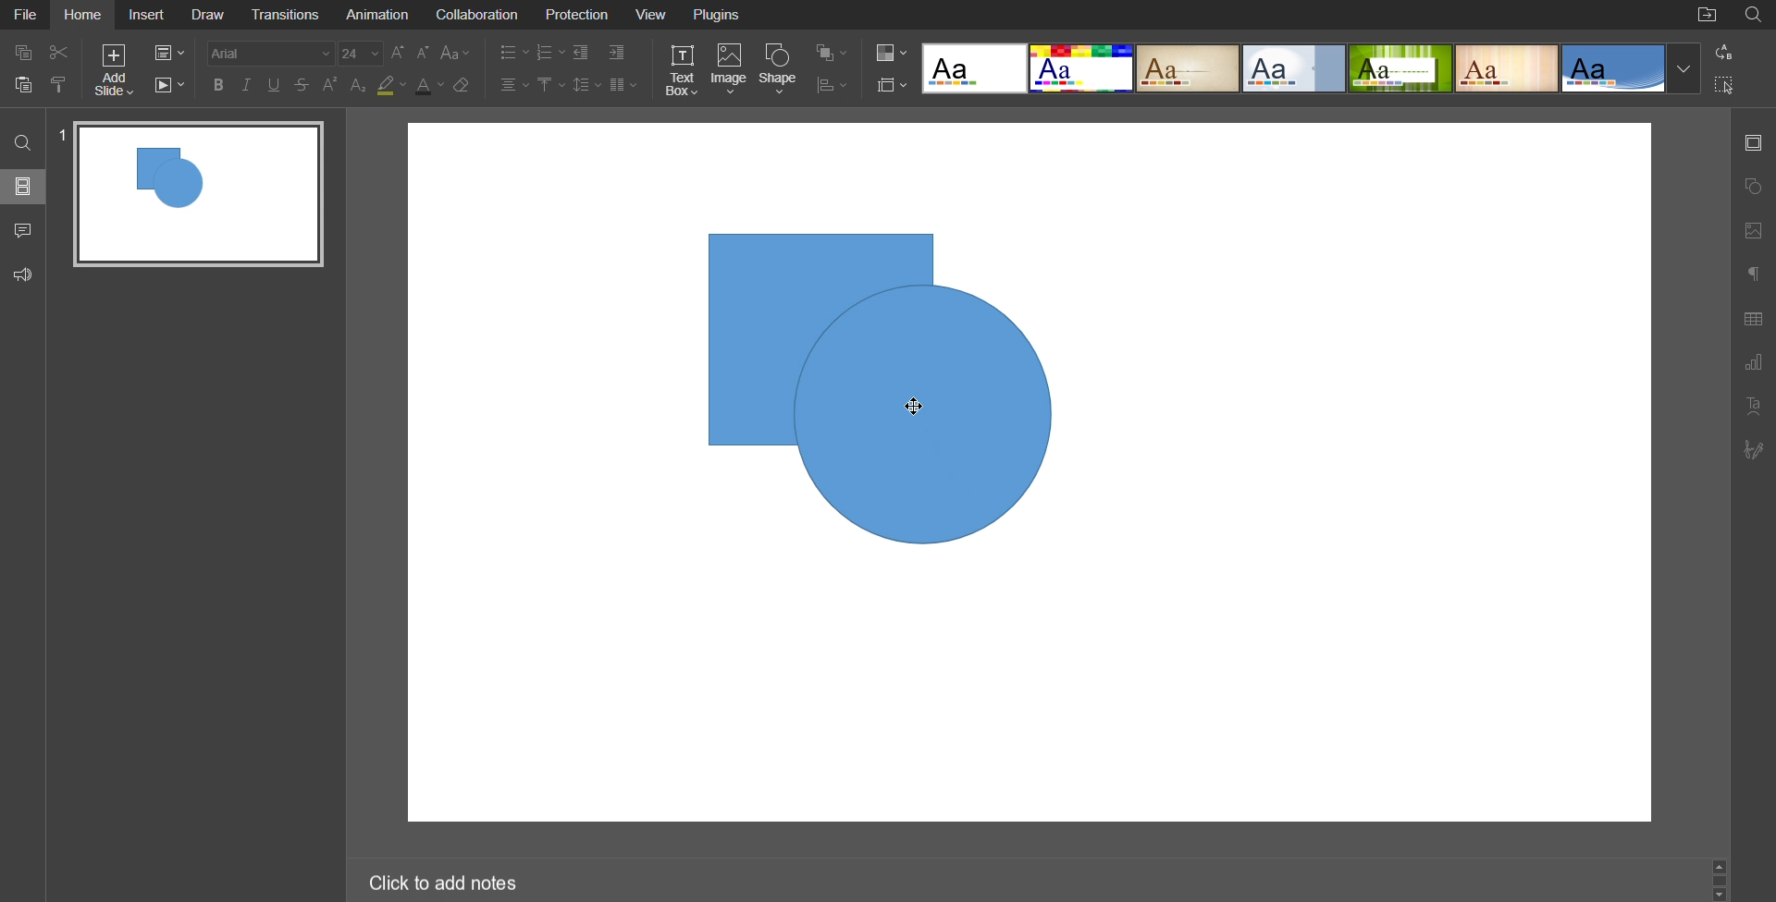 The height and width of the screenshot is (902, 1776). Describe the element at coordinates (248, 86) in the screenshot. I see `Italic` at that location.